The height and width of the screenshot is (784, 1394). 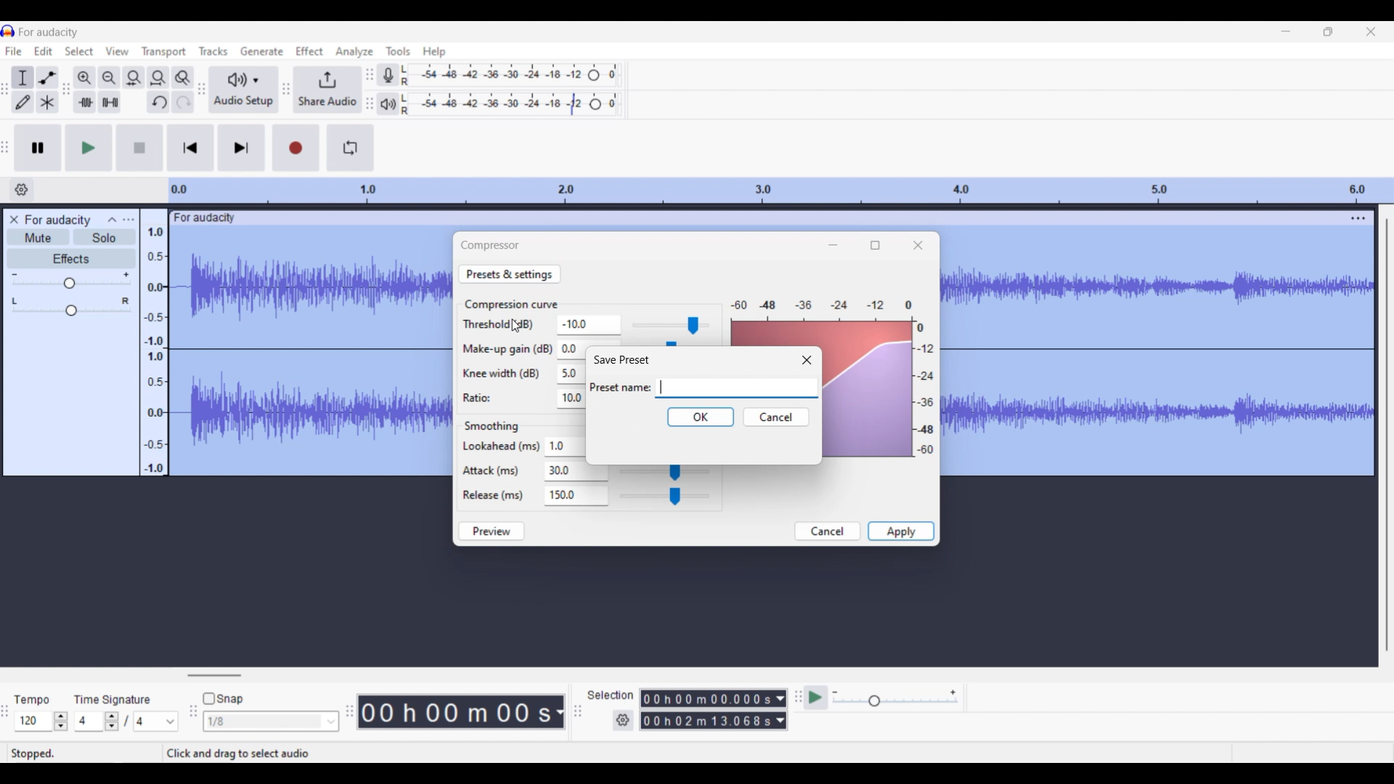 I want to click on Audio setup, so click(x=242, y=89).